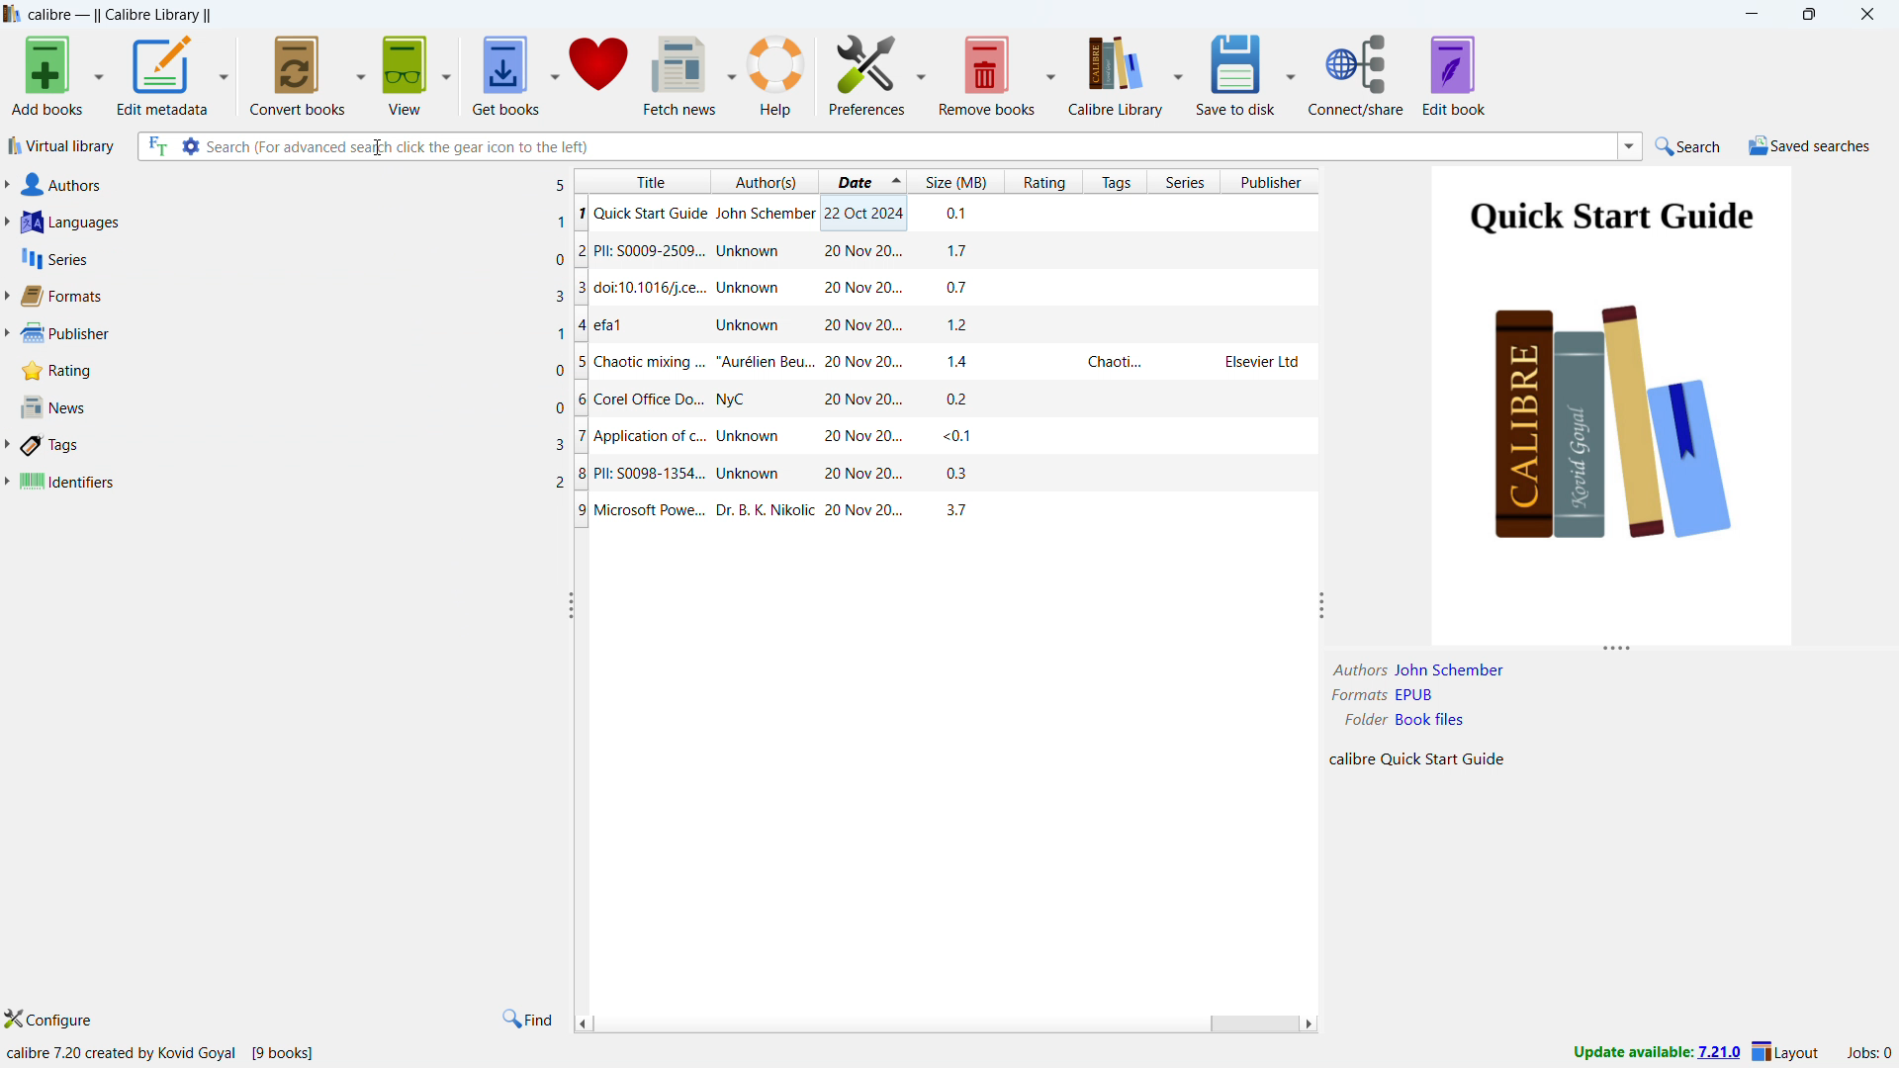 Image resolution: width=1899 pixels, height=1068 pixels. What do you see at coordinates (293, 185) in the screenshot?
I see `authors` at bounding box center [293, 185].